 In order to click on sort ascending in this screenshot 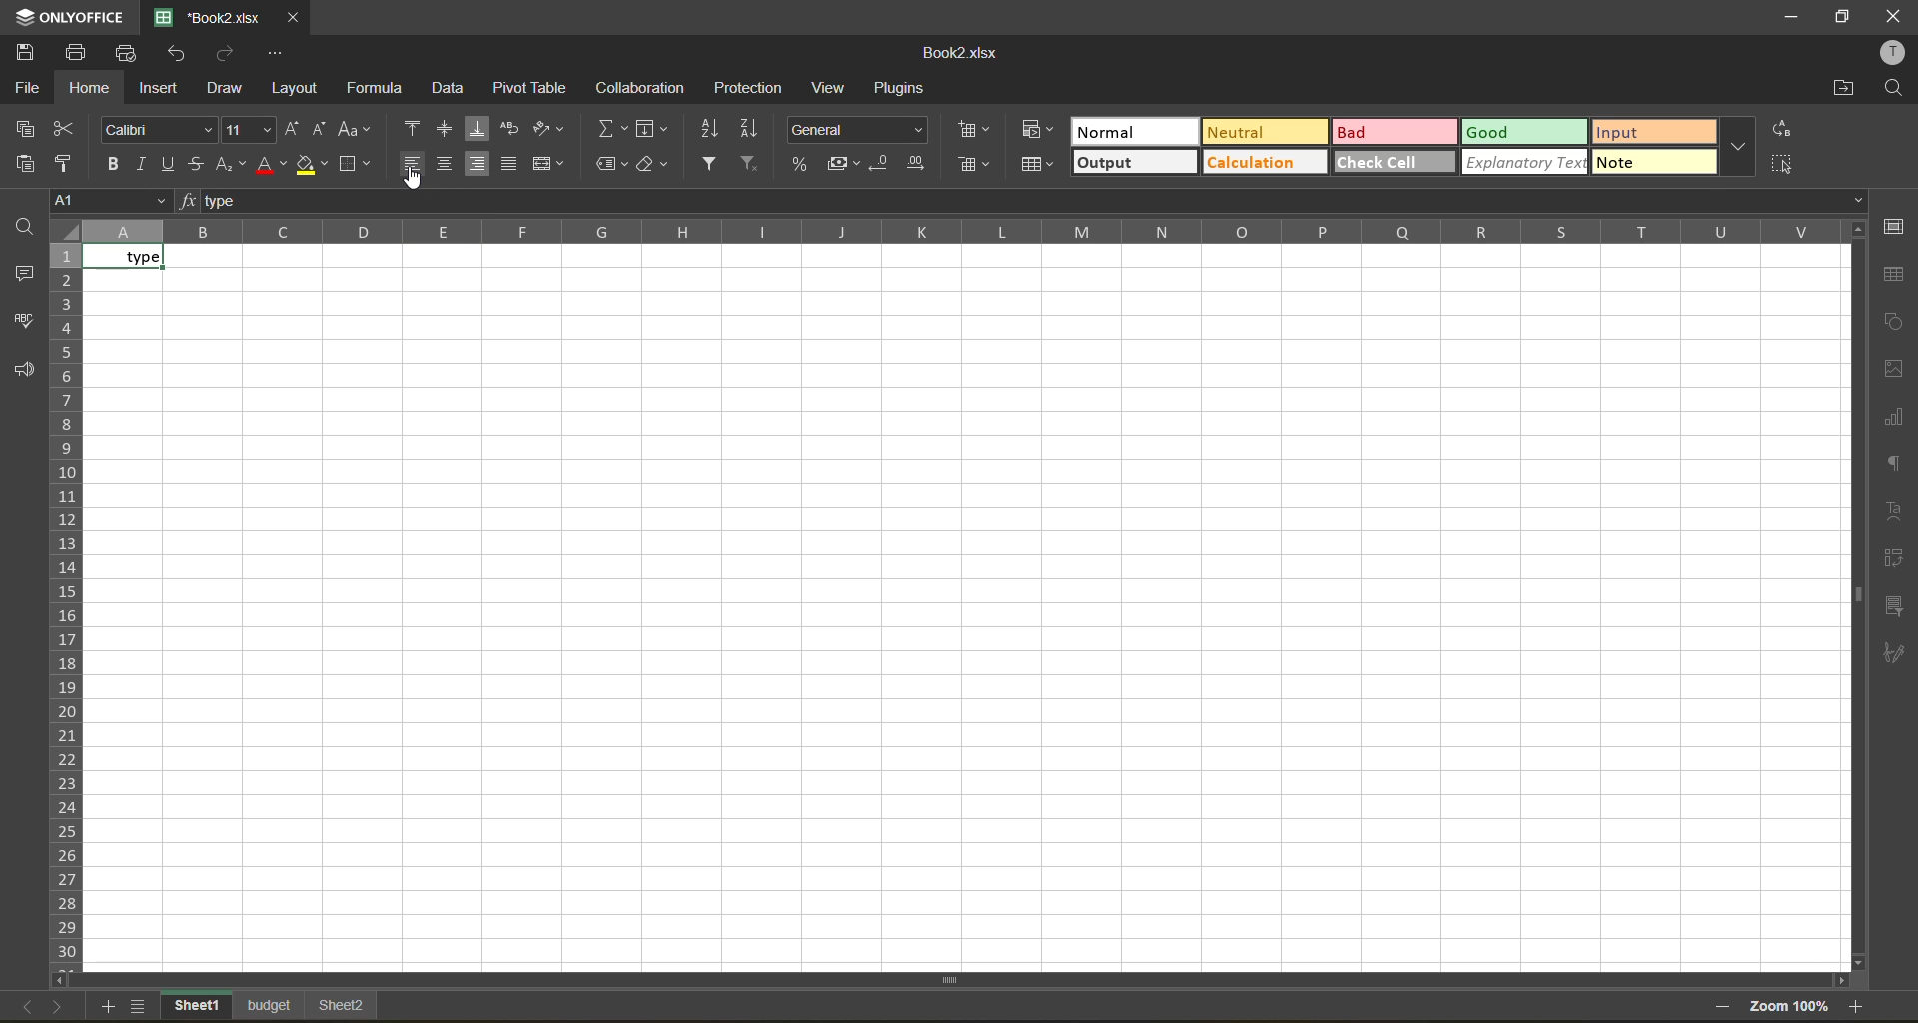, I will do `click(711, 132)`.